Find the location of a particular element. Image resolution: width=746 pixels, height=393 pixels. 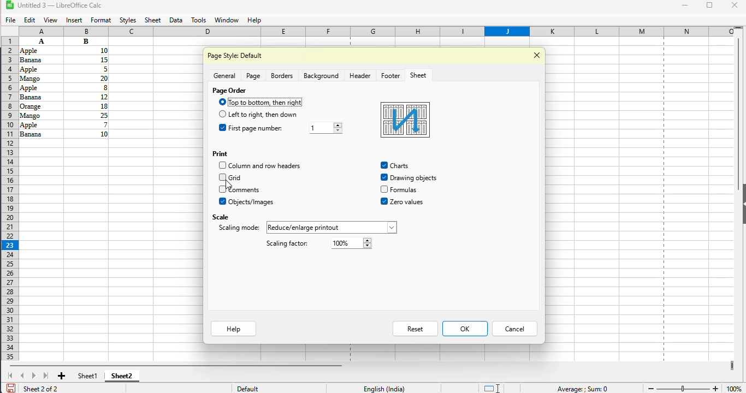

sheet 2 of 2 is located at coordinates (40, 388).